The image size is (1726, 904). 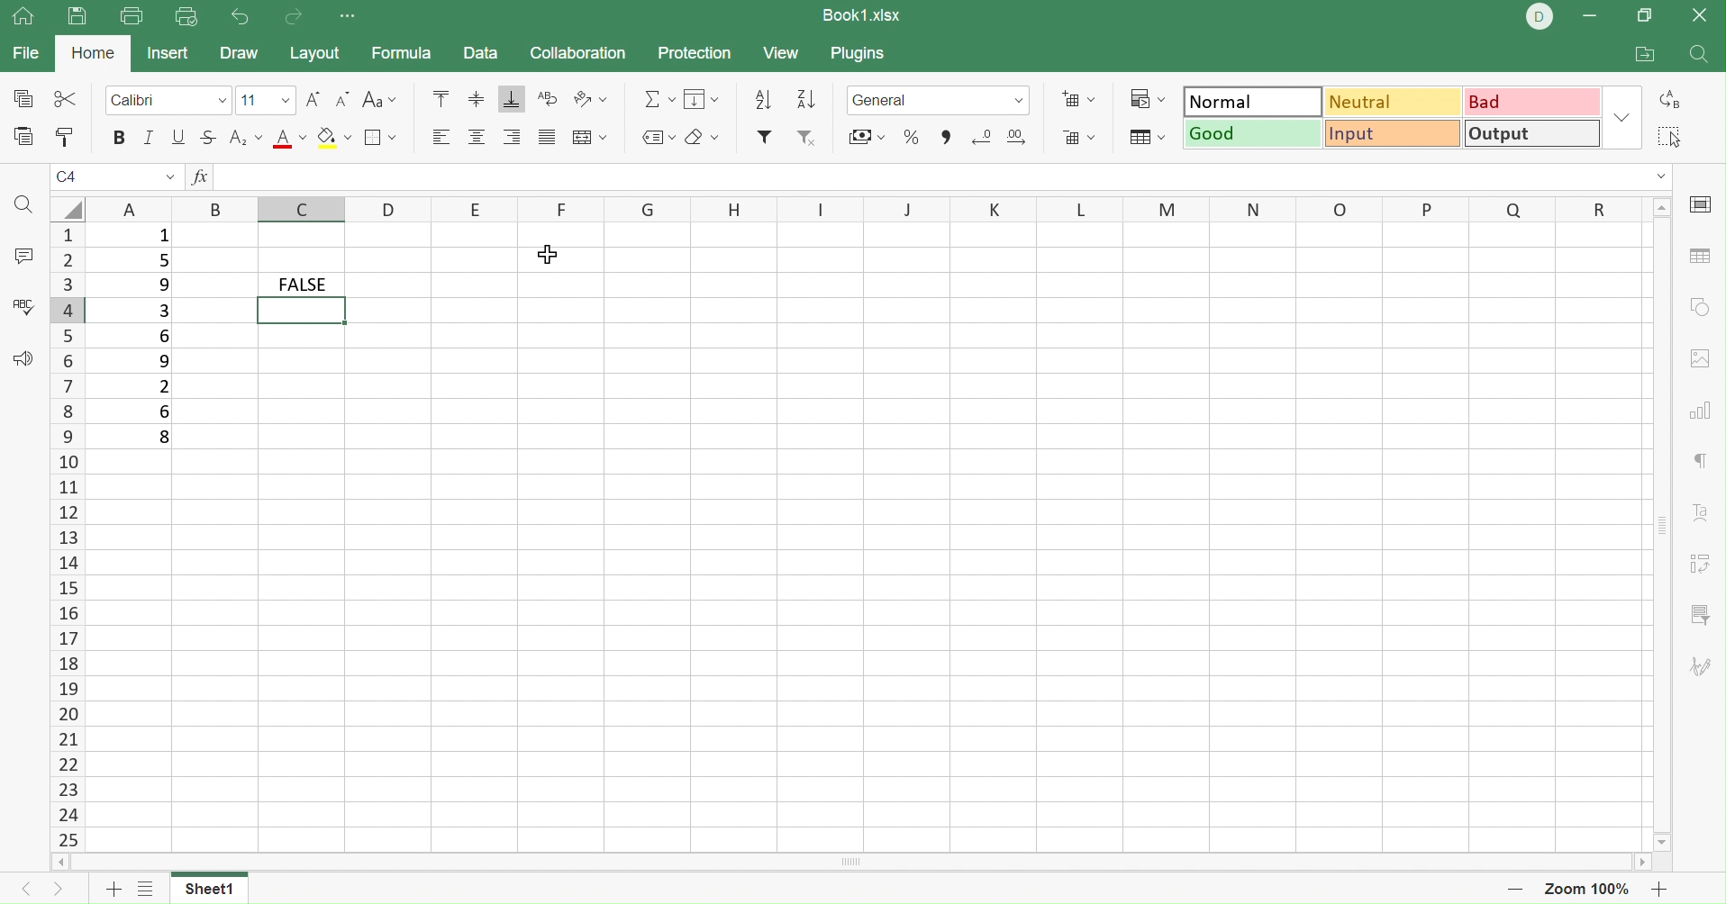 What do you see at coordinates (1080, 140) in the screenshot?
I see `Delete cells` at bounding box center [1080, 140].